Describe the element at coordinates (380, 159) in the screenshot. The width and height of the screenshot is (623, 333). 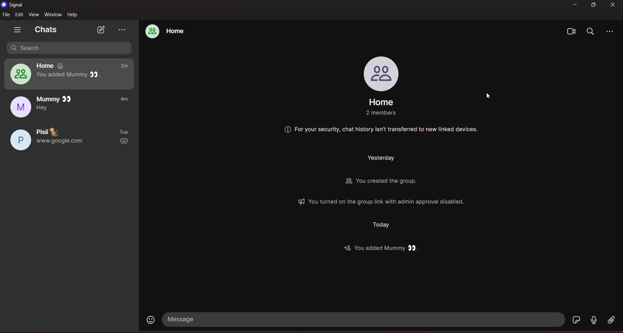
I see `` at that location.